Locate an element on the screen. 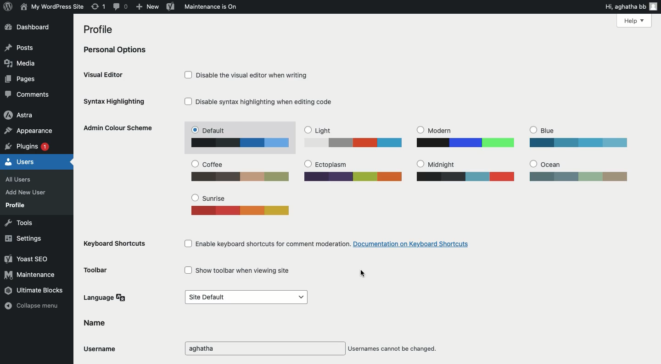 The image size is (661, 364). Hi user is located at coordinates (631, 7).